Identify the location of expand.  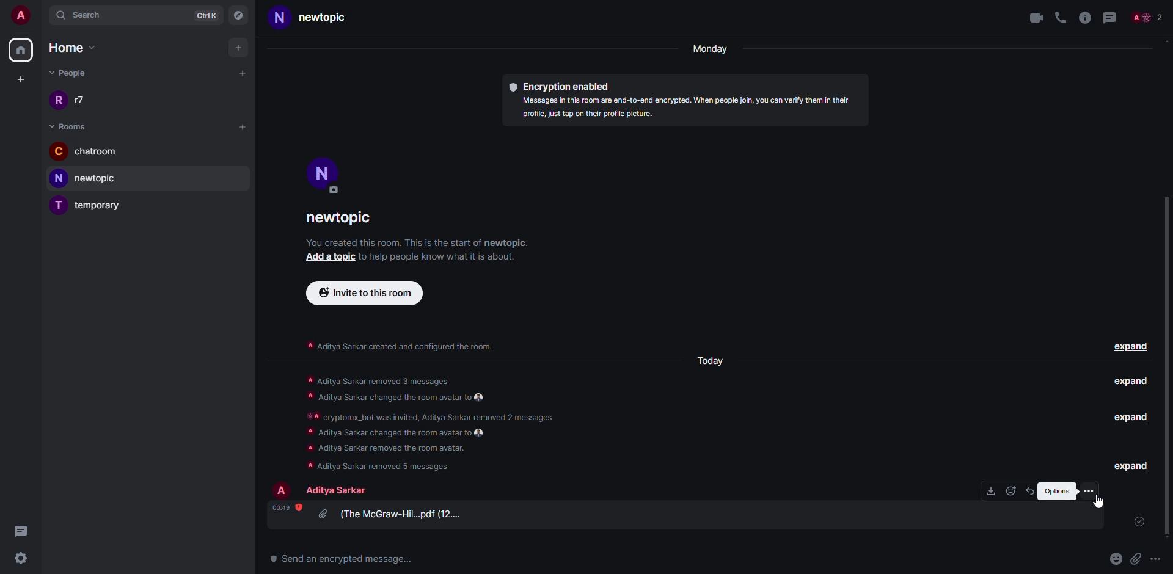
(1133, 466).